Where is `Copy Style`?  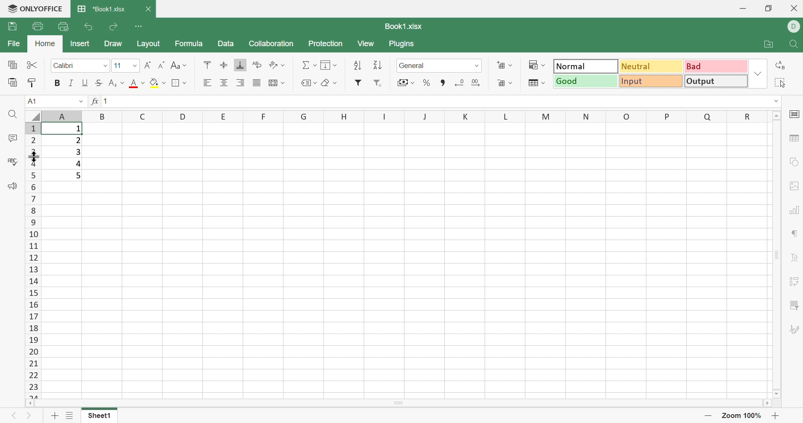
Copy Style is located at coordinates (33, 83).